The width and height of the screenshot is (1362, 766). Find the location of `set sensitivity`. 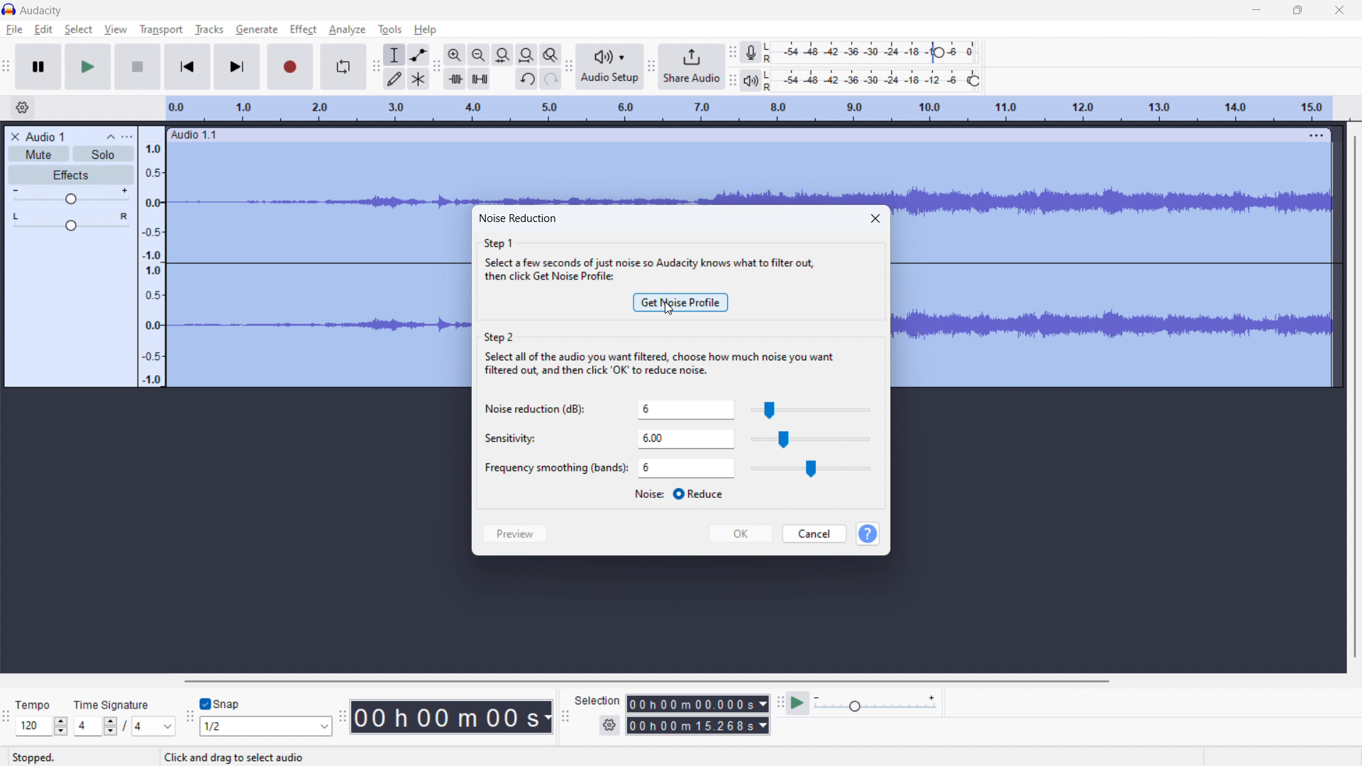

set sensitivity is located at coordinates (686, 440).